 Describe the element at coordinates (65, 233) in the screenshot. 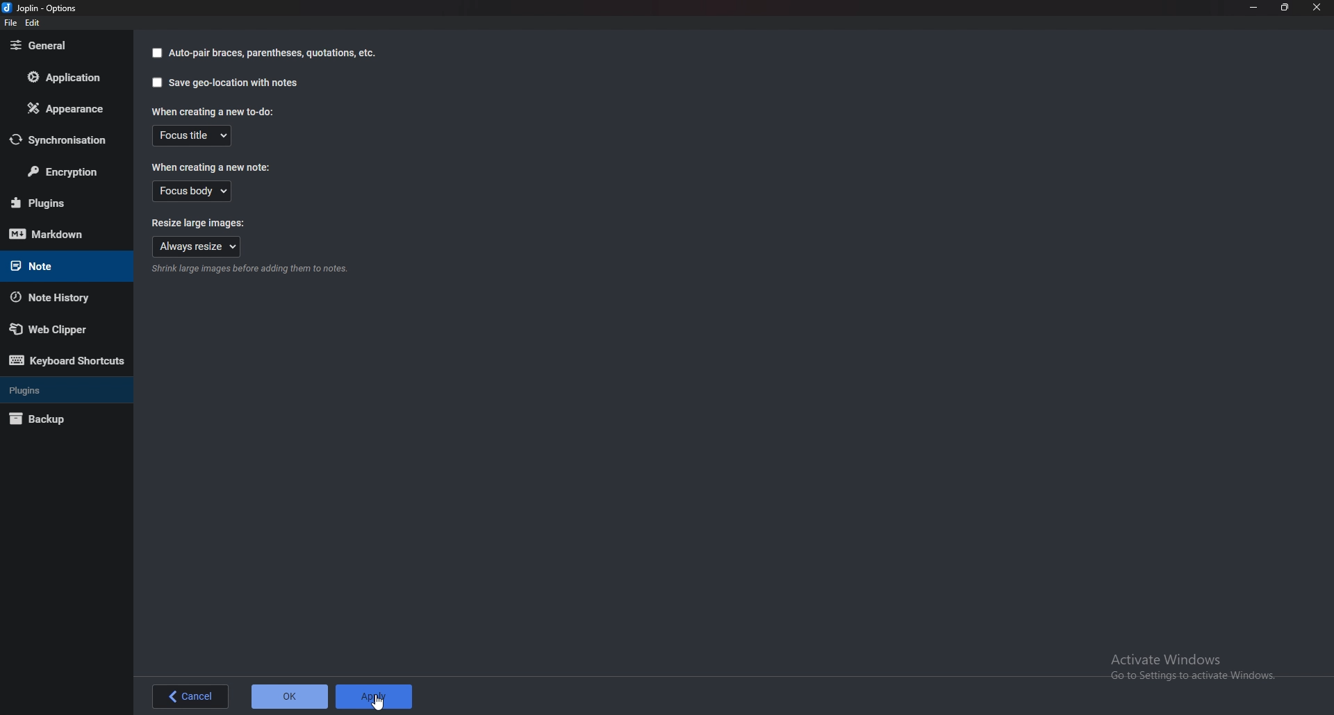

I see `Mark down` at that location.